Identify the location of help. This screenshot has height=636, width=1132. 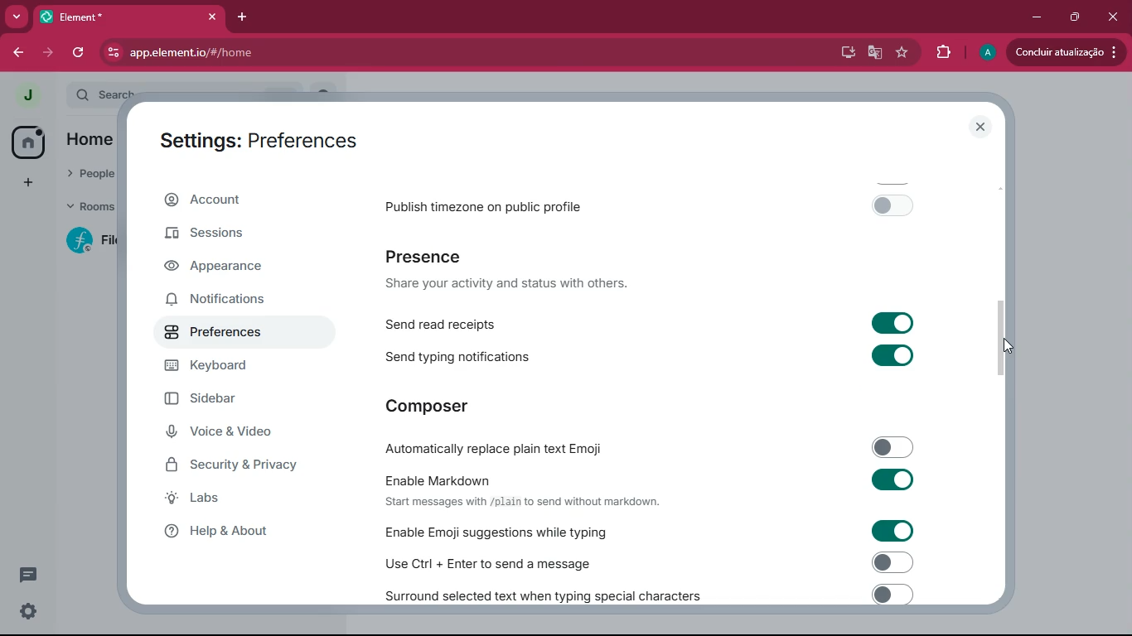
(233, 532).